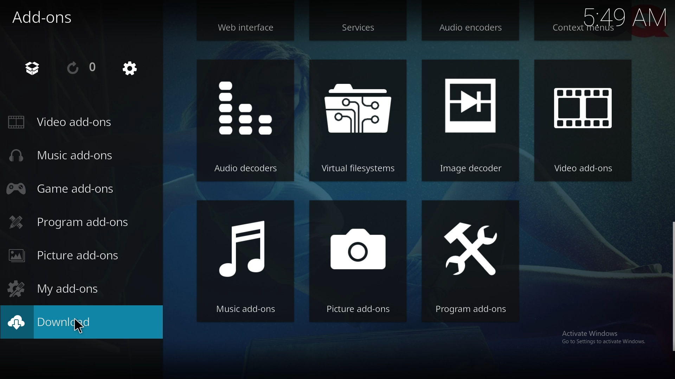 The width and height of the screenshot is (675, 379). Describe the element at coordinates (671, 288) in the screenshot. I see `scroll bar` at that location.